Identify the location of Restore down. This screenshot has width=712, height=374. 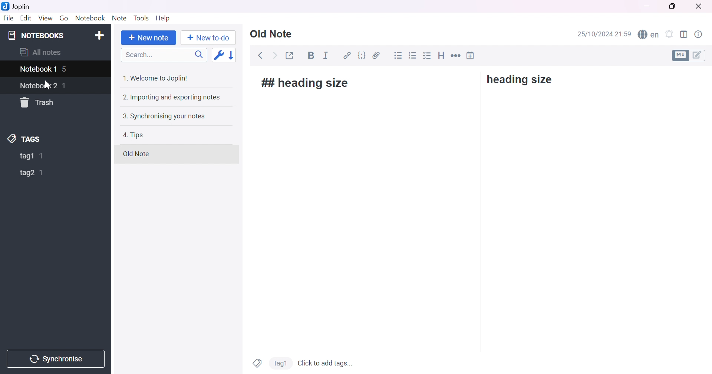
(673, 7).